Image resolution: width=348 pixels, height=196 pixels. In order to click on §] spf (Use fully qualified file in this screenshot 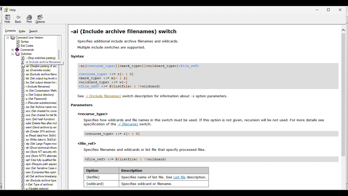, I will do `click(39, 160)`.